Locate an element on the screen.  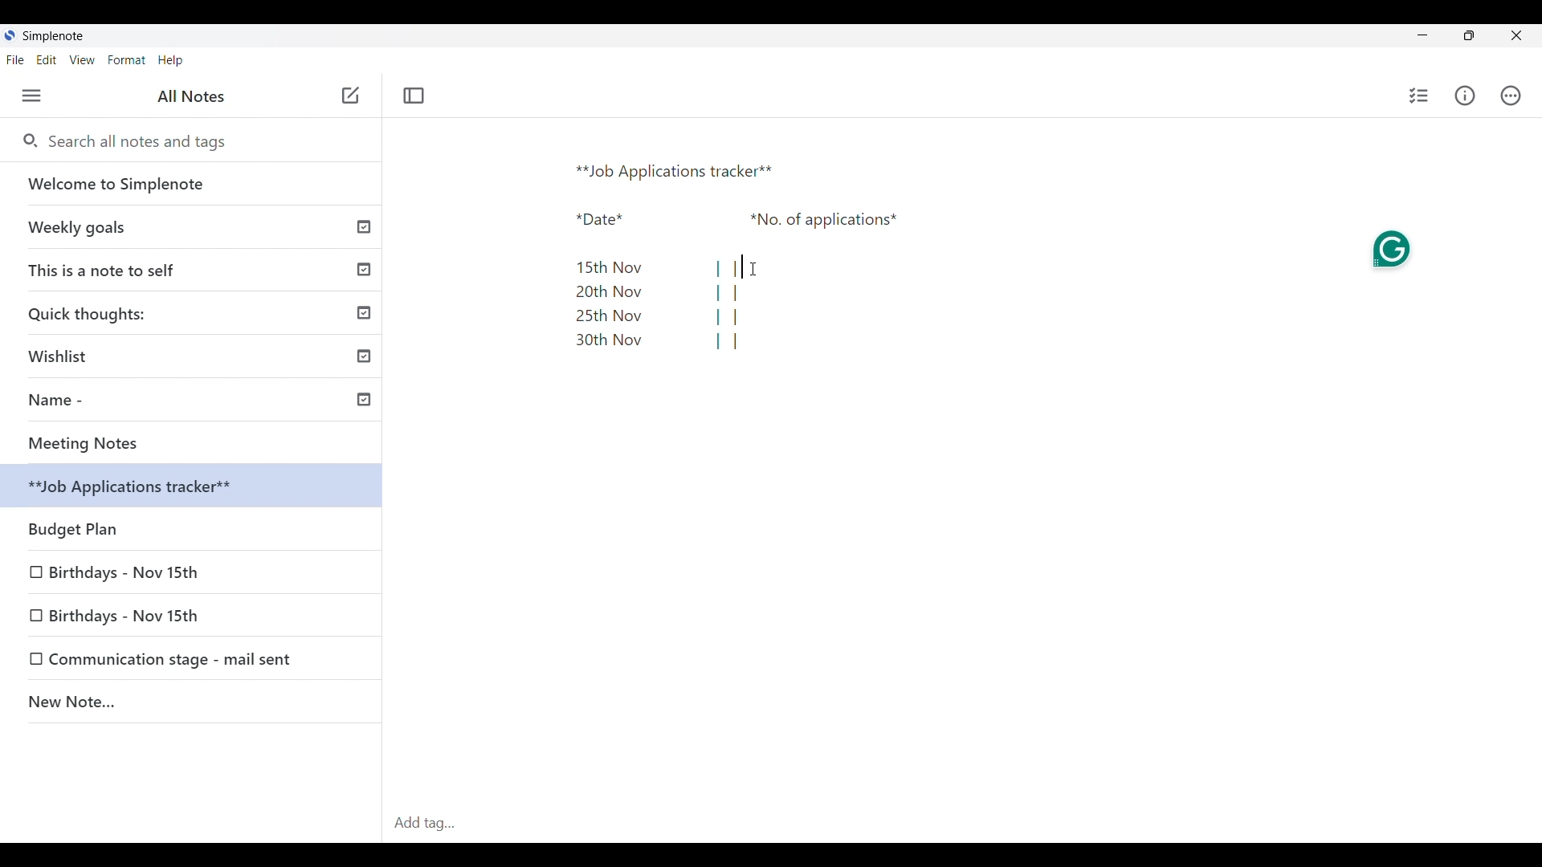
New Note.. is located at coordinates (192, 704).